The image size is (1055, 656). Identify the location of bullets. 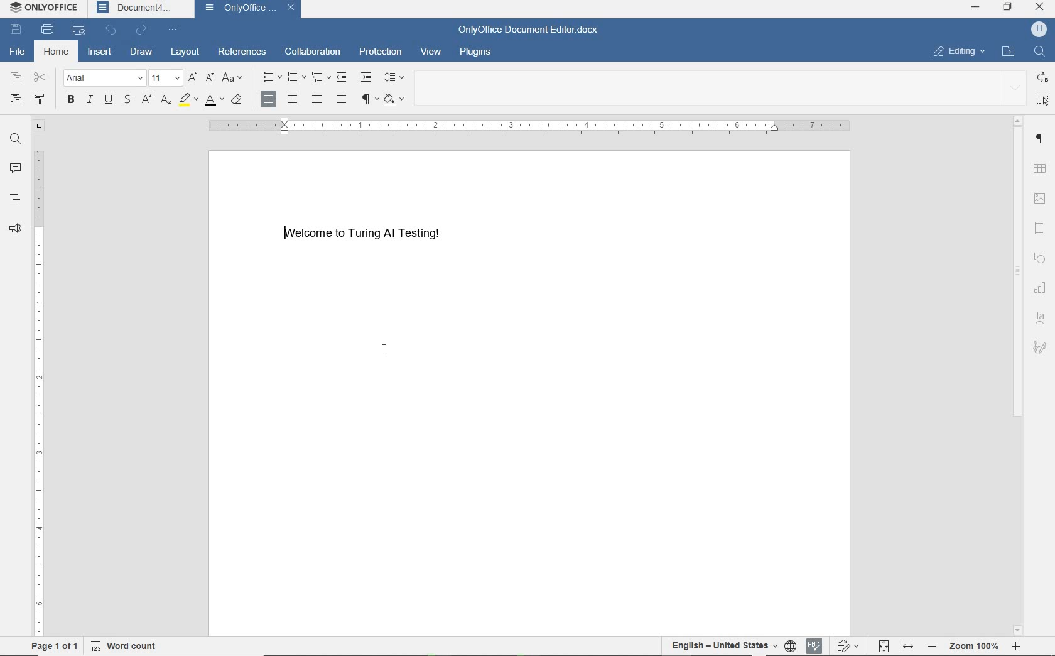
(270, 77).